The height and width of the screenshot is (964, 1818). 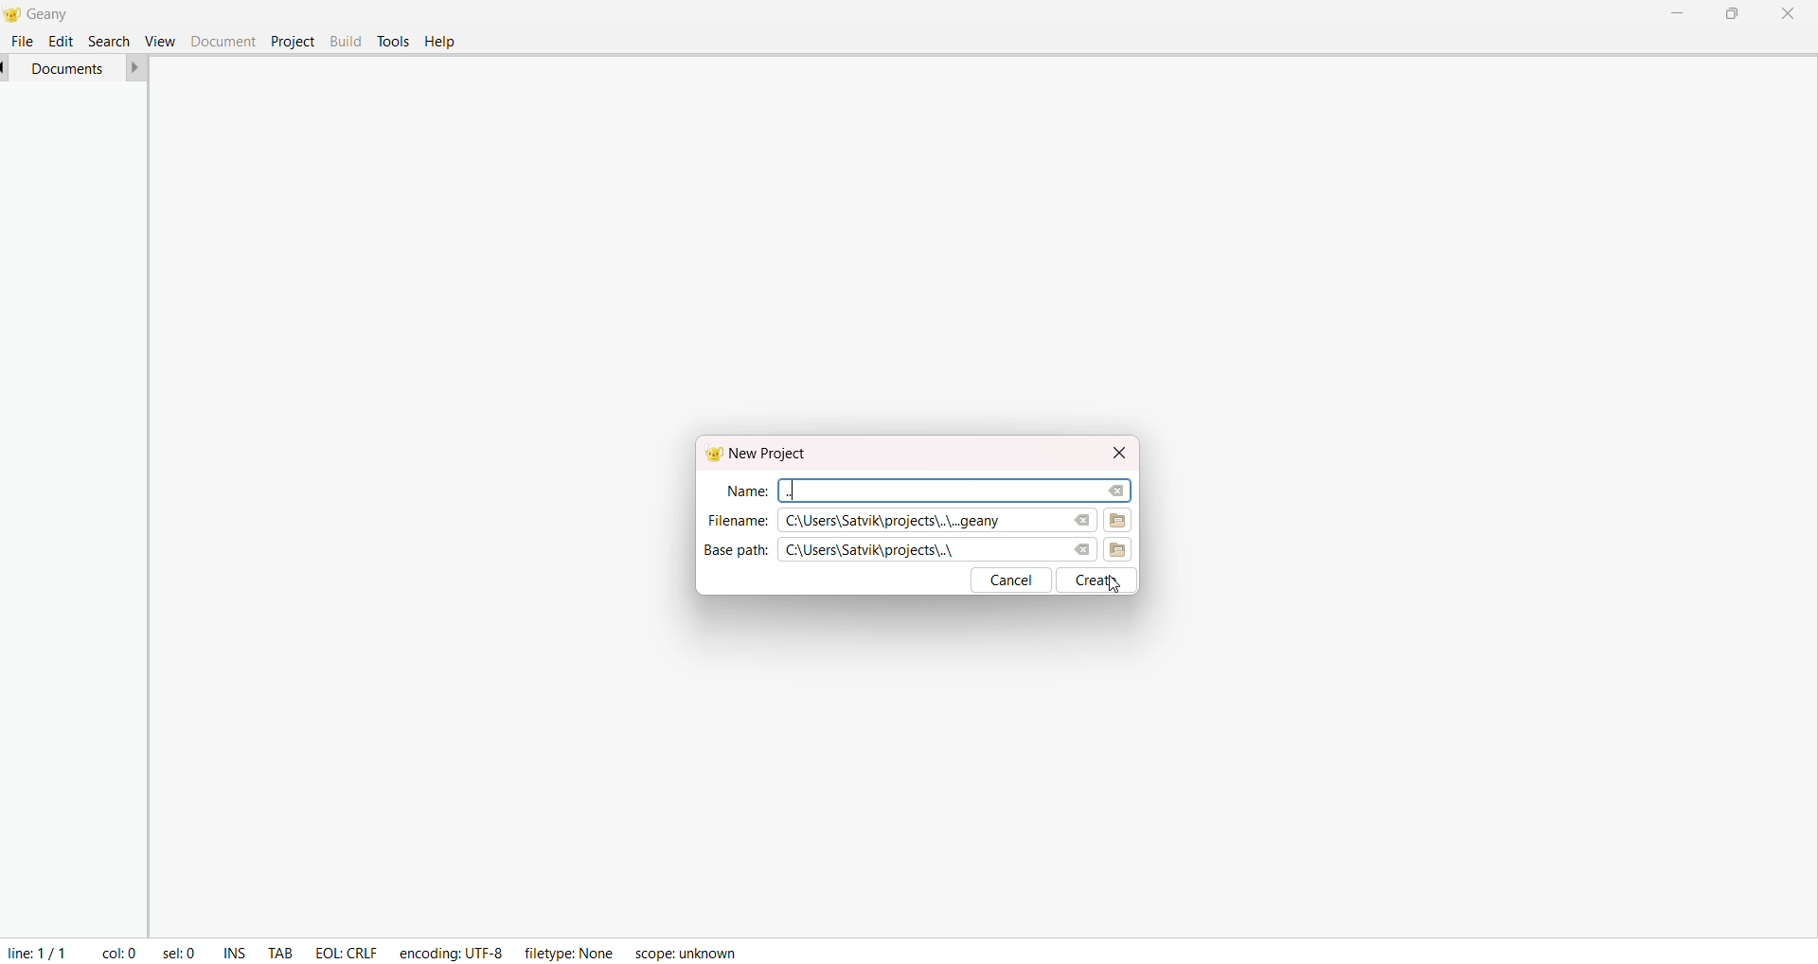 What do you see at coordinates (68, 509) in the screenshot?
I see `project manager` at bounding box center [68, 509].